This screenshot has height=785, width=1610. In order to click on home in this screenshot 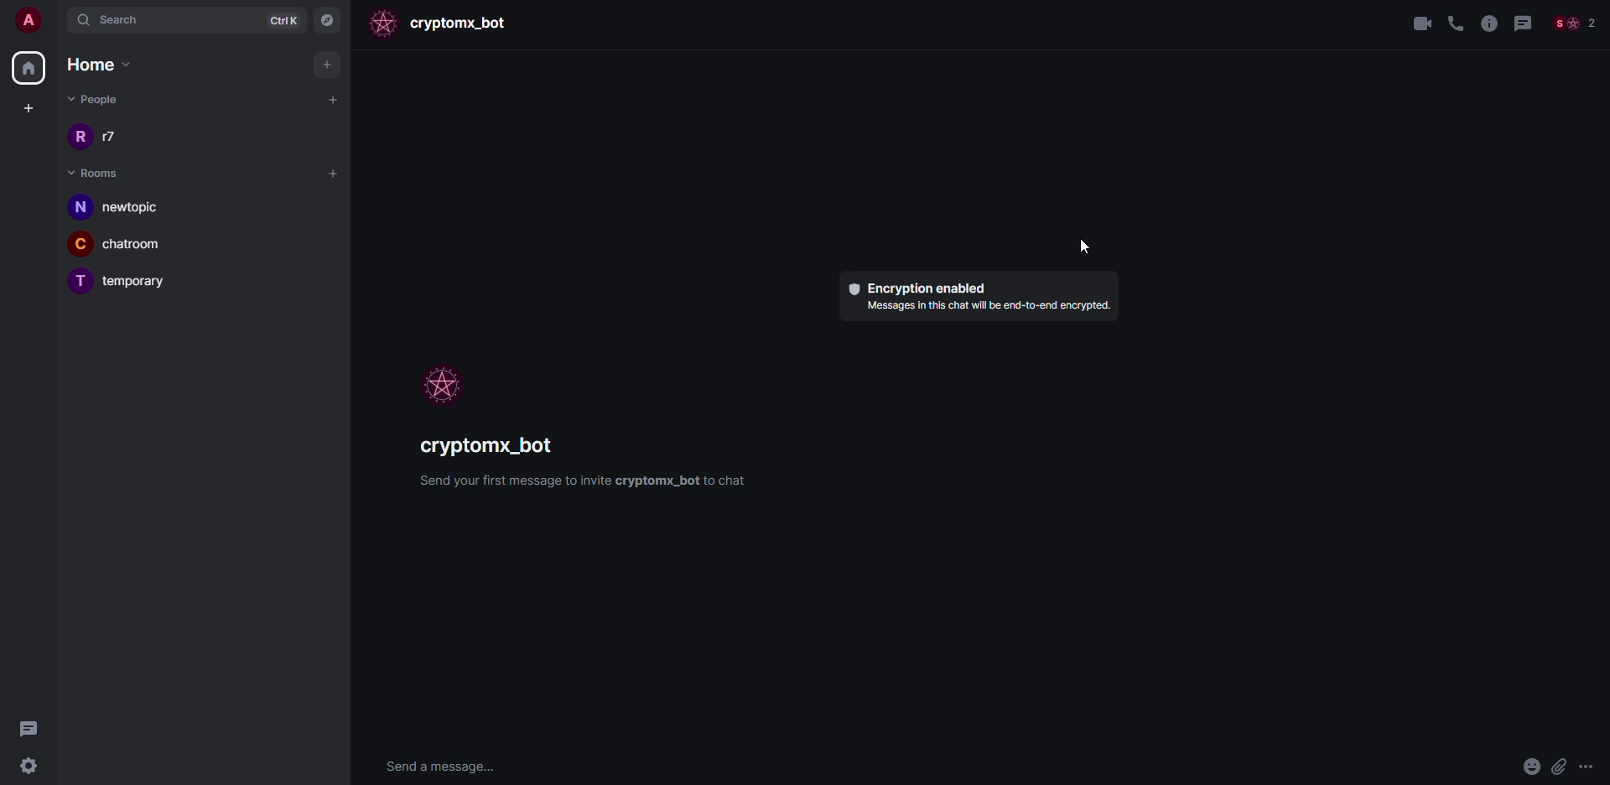, I will do `click(102, 64)`.